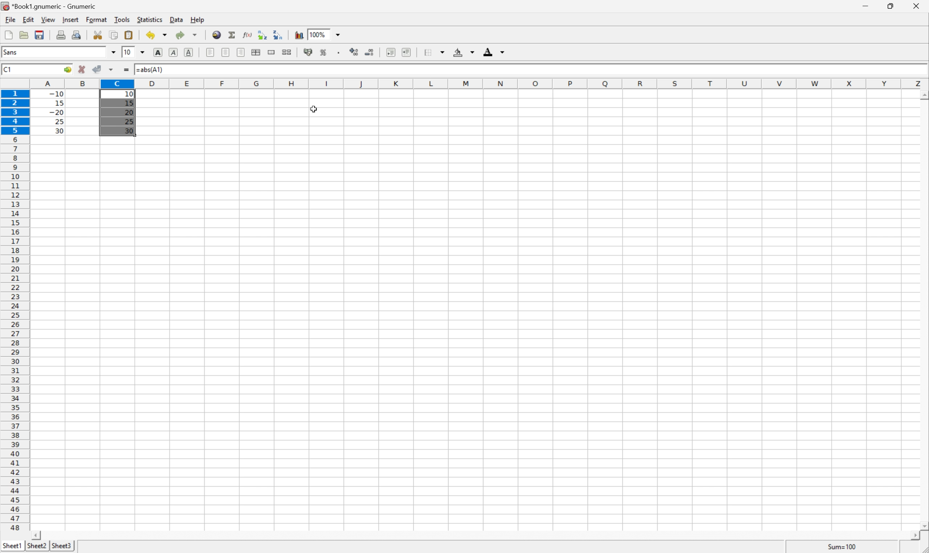 The image size is (929, 553). I want to click on Accept change, so click(98, 69).